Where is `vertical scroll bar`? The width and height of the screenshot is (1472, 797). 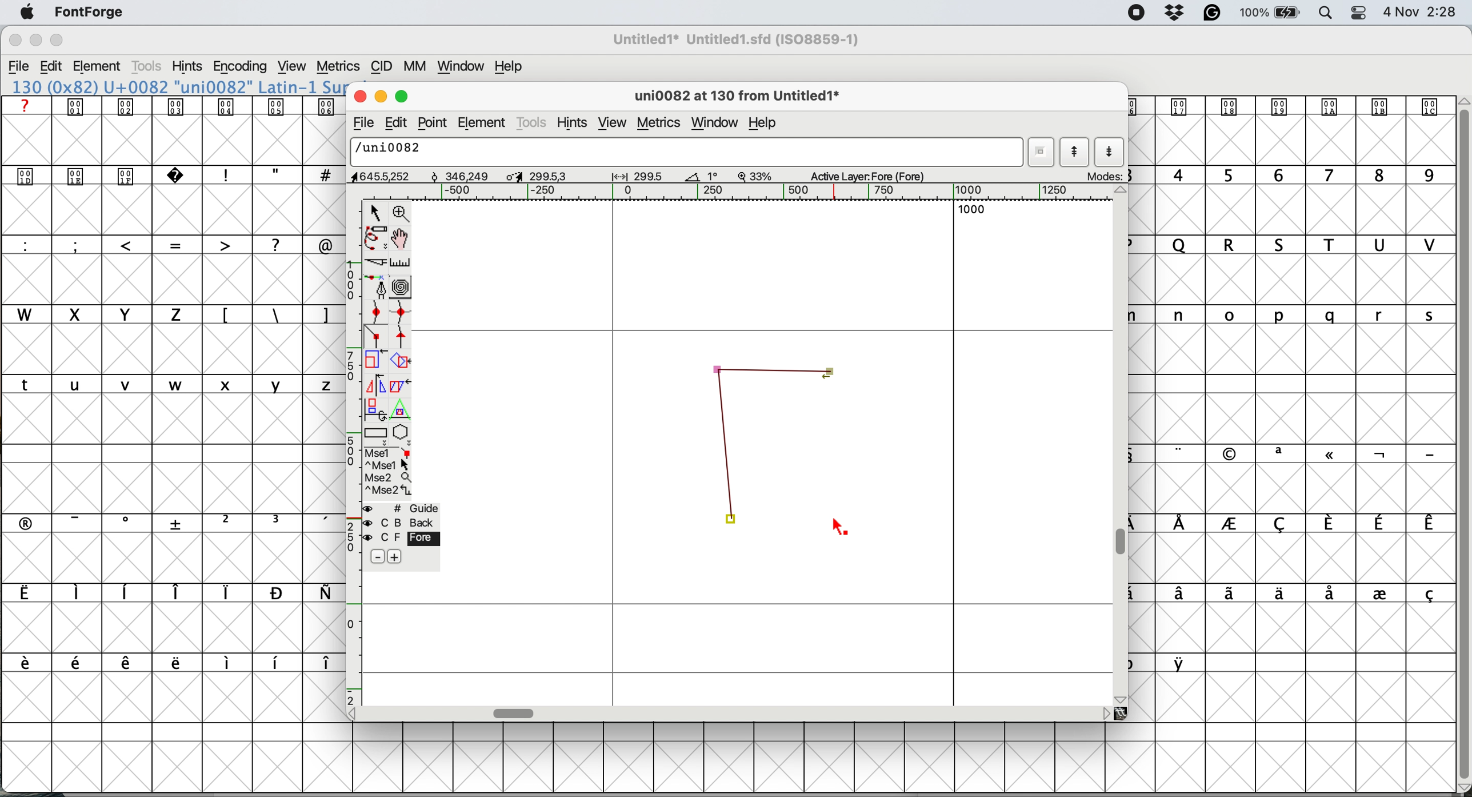
vertical scroll bar is located at coordinates (1123, 543).